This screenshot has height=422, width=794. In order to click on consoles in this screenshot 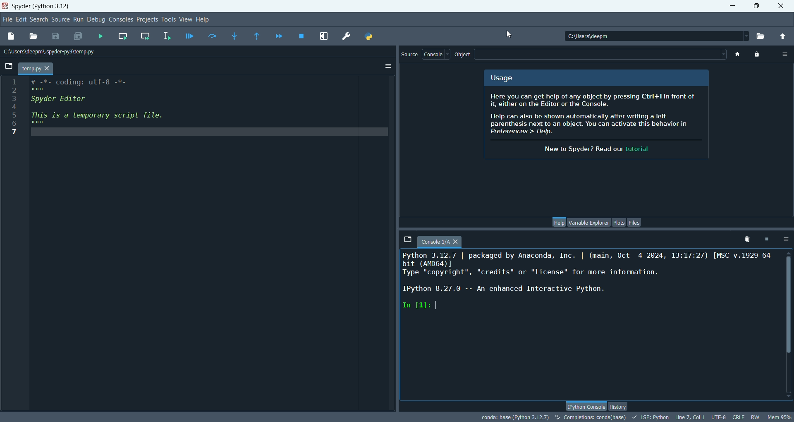, I will do `click(121, 19)`.